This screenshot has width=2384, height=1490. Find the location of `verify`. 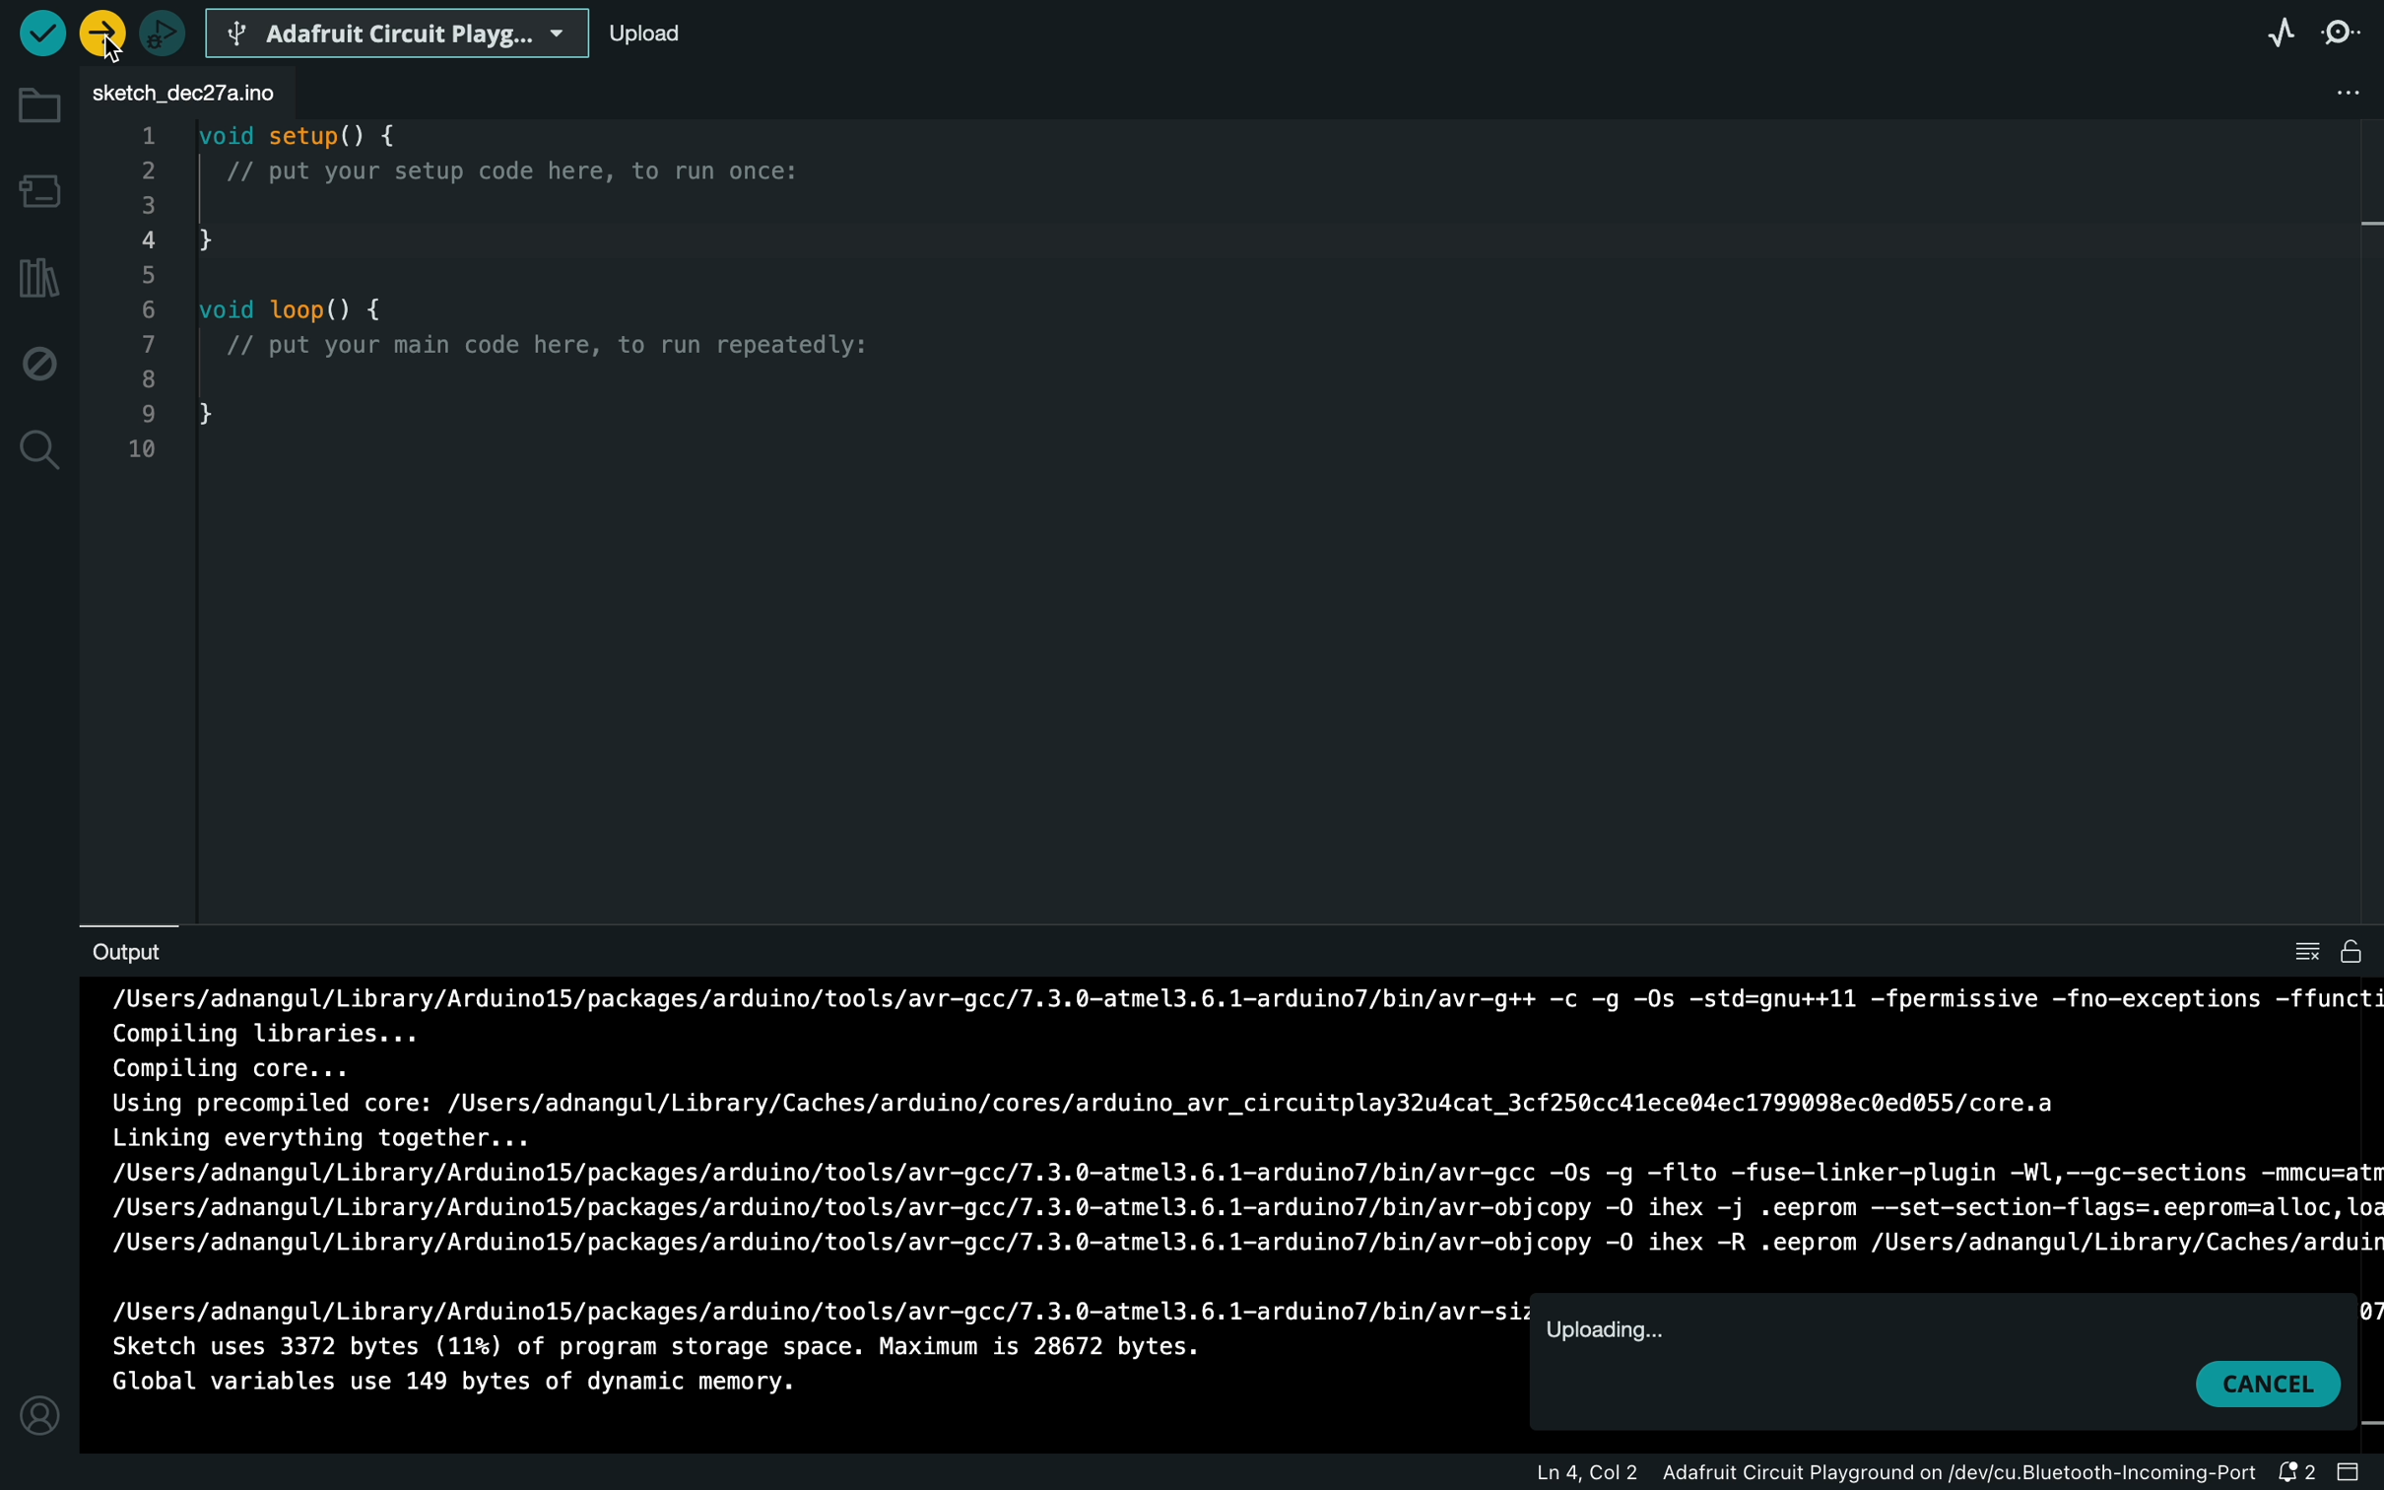

verify is located at coordinates (34, 34).